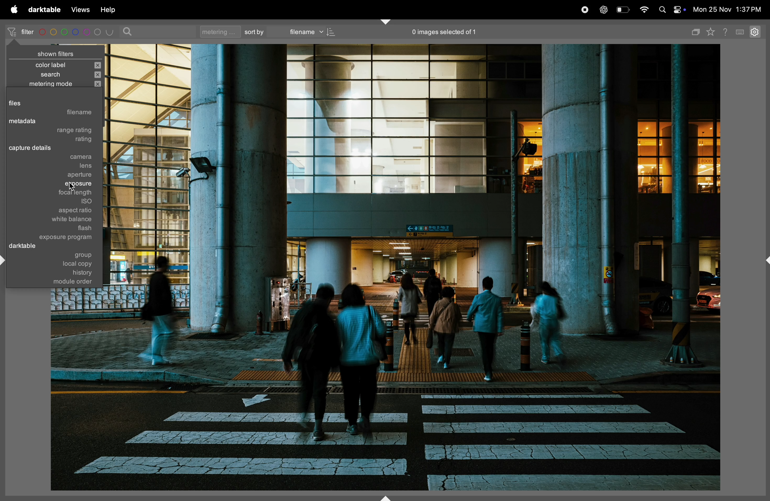 The image size is (770, 501). I want to click on meta data, so click(51, 121).